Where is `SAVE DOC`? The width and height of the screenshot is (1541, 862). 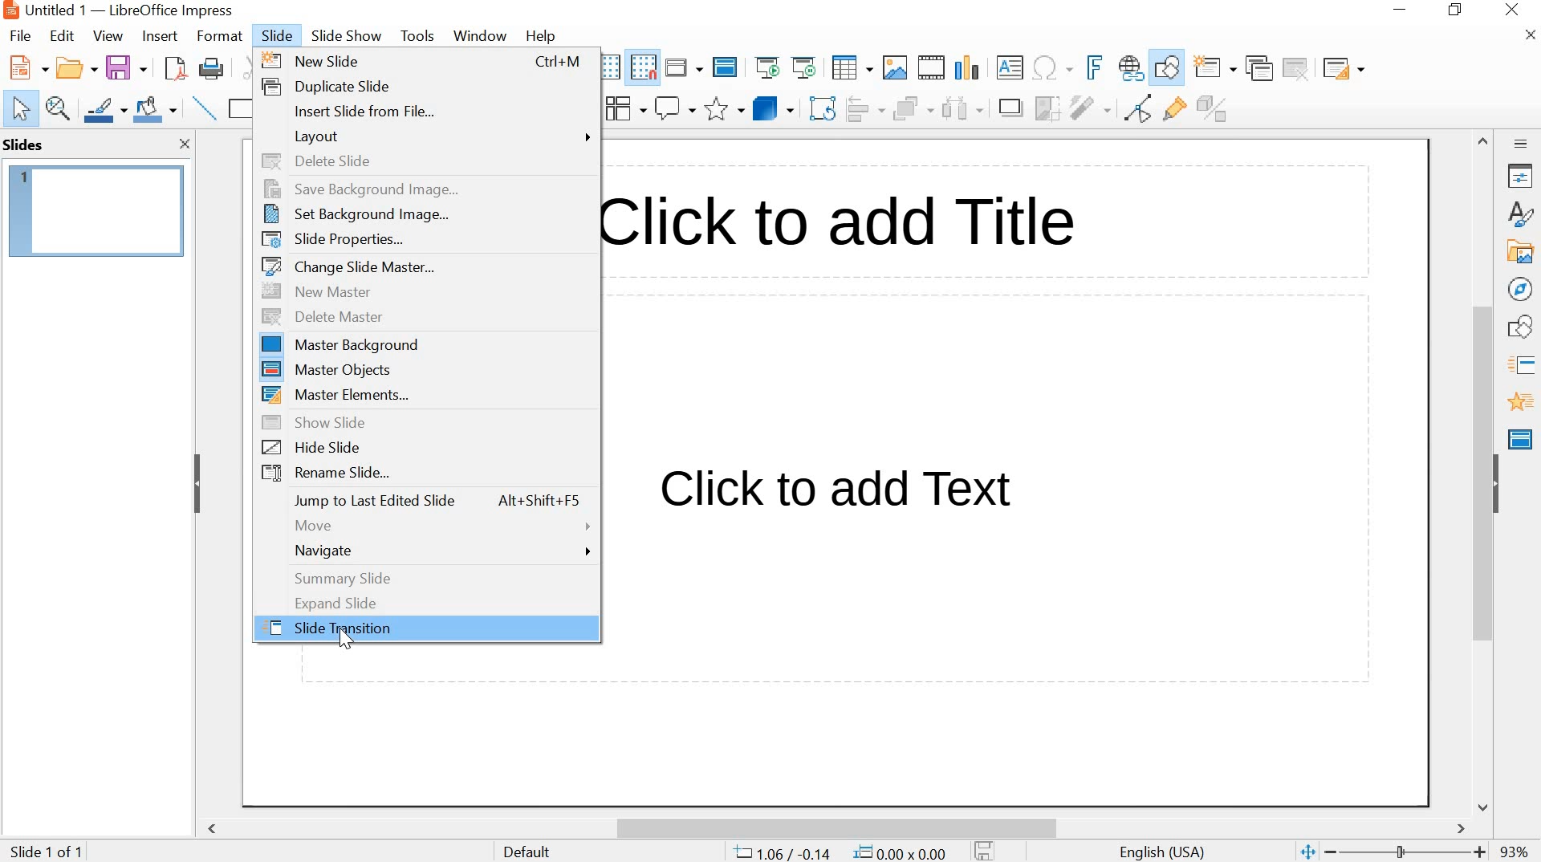 SAVE DOC is located at coordinates (986, 850).